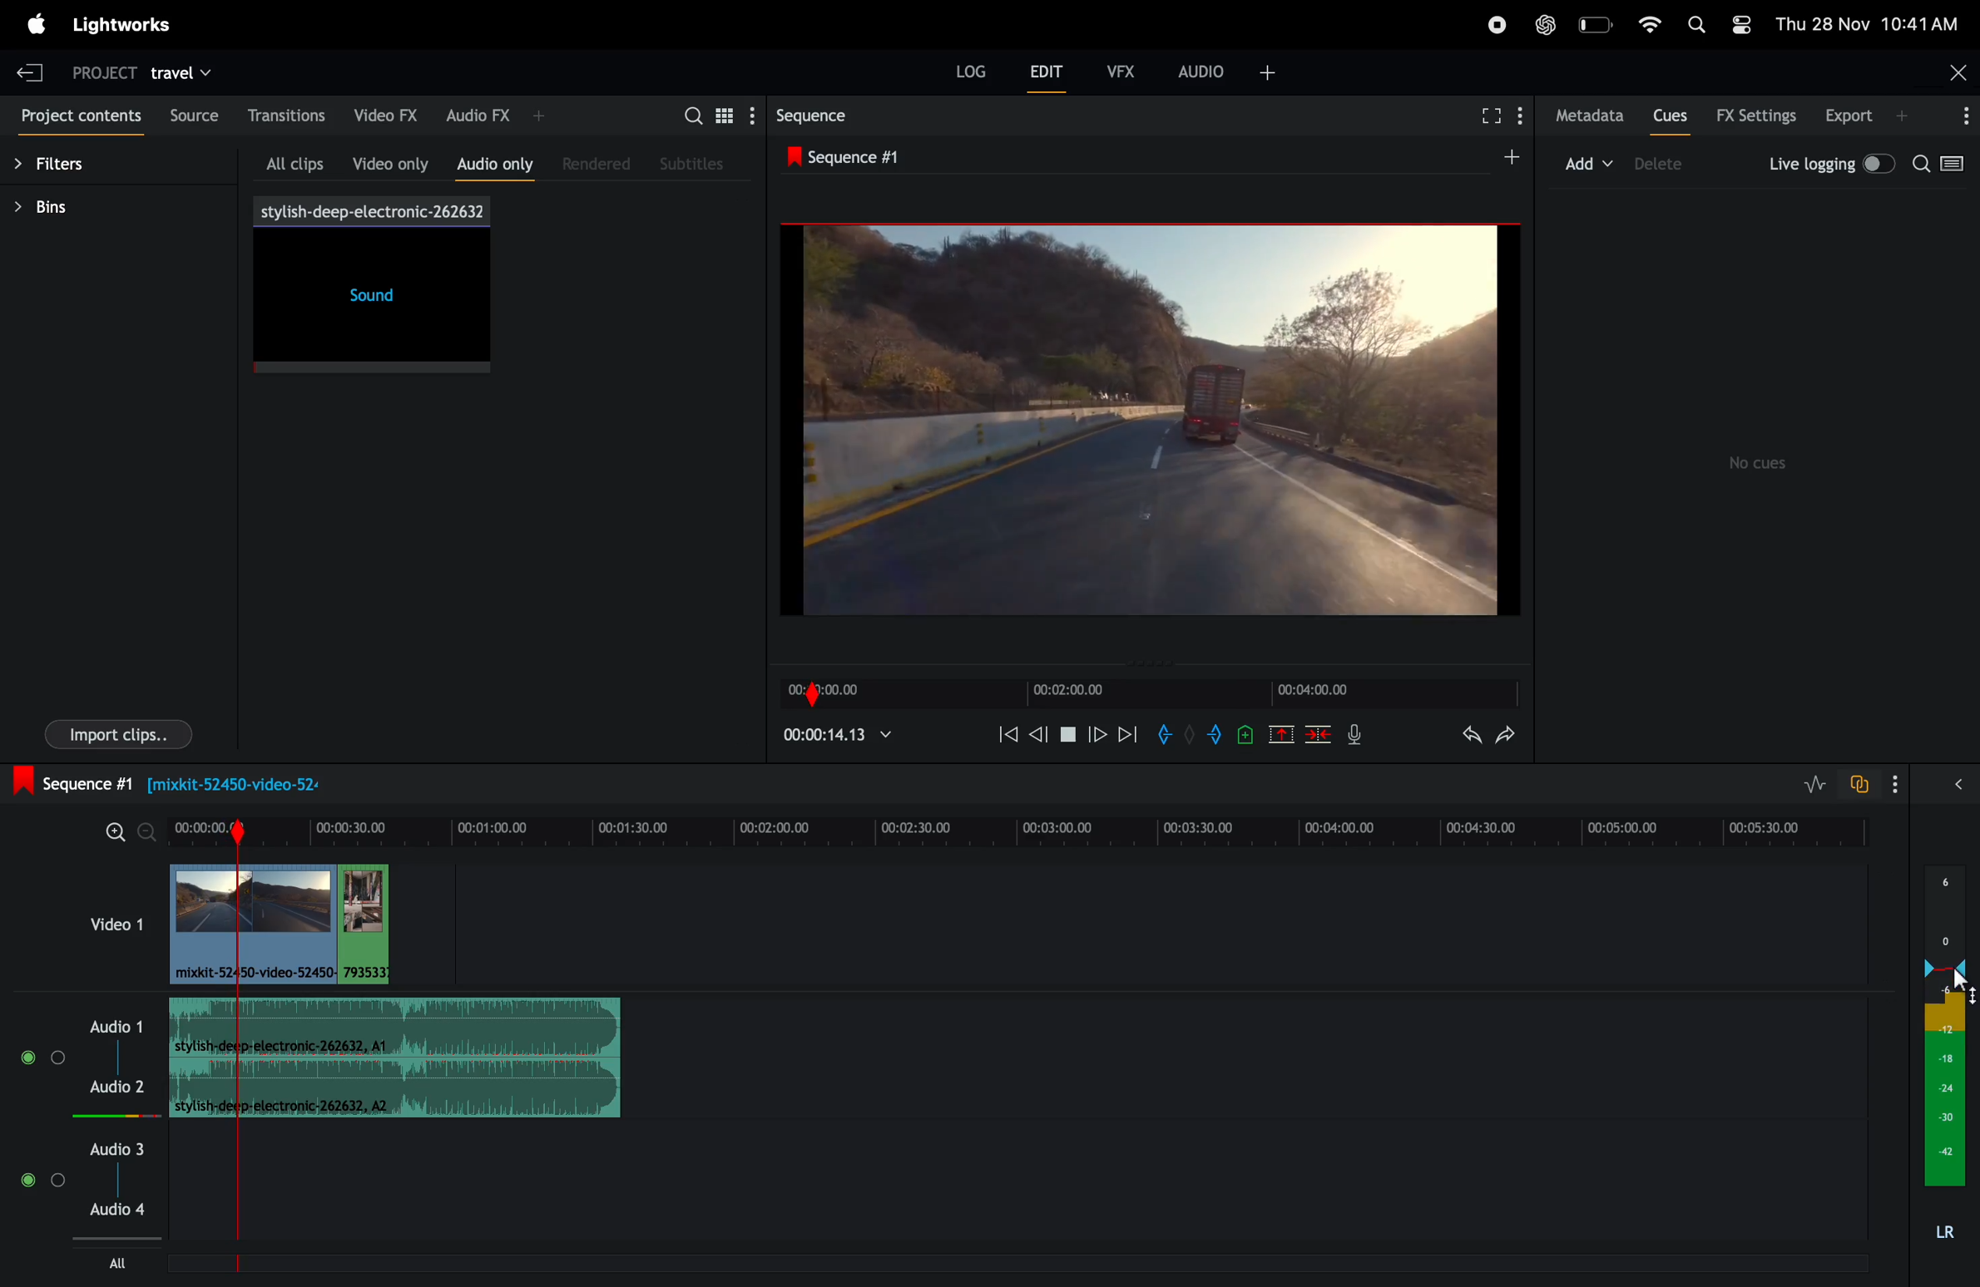  Describe the element at coordinates (1718, 21) in the screenshot. I see `apple widgets` at that location.